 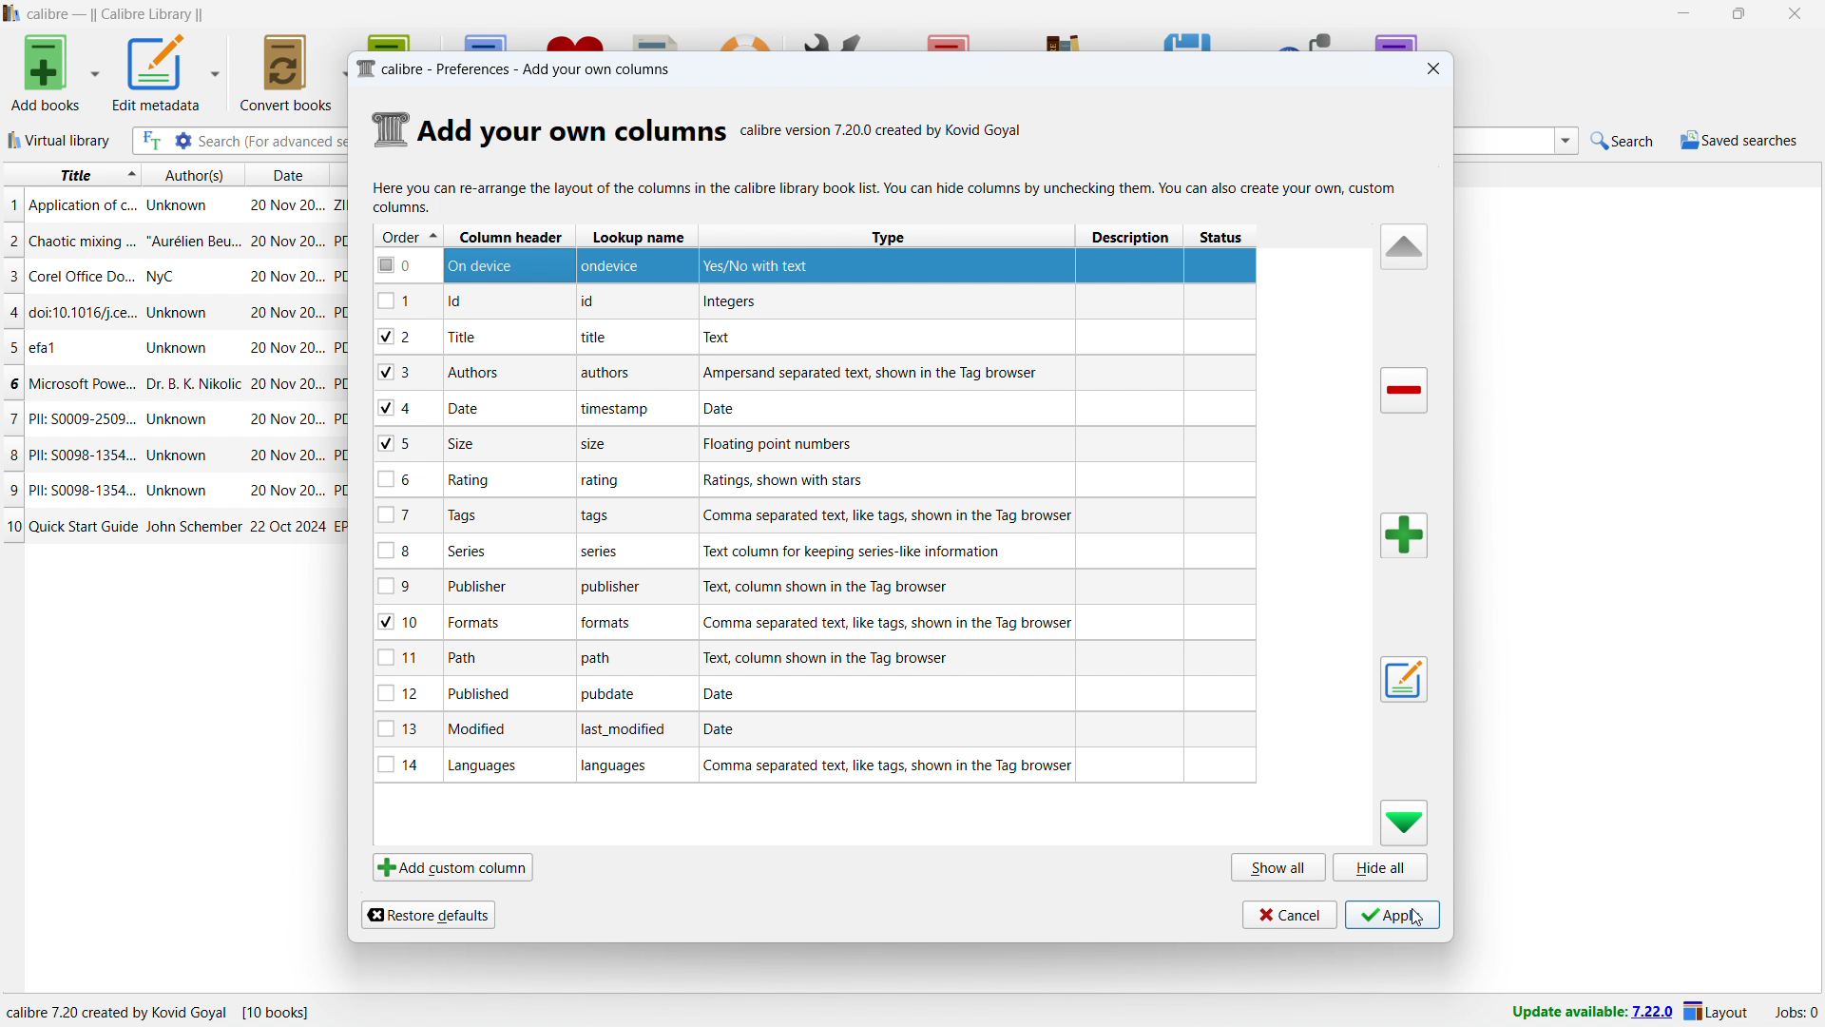 I want to click on icon, so click(x=391, y=128).